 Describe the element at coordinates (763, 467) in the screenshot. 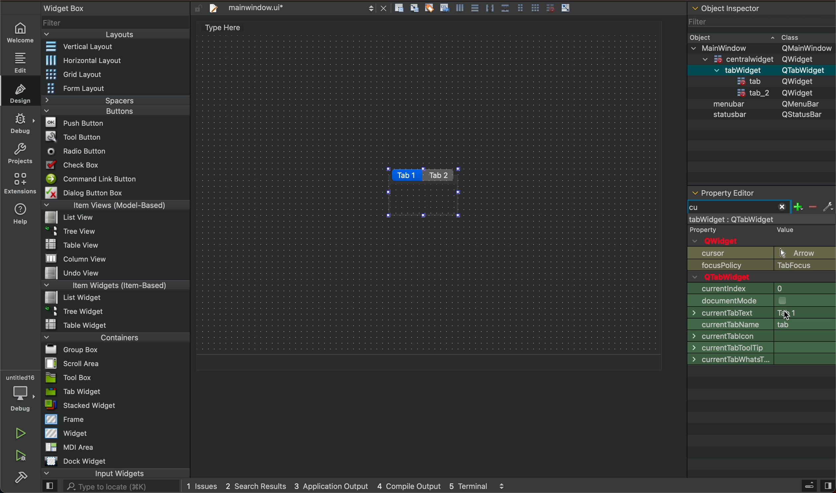

I see `` at that location.